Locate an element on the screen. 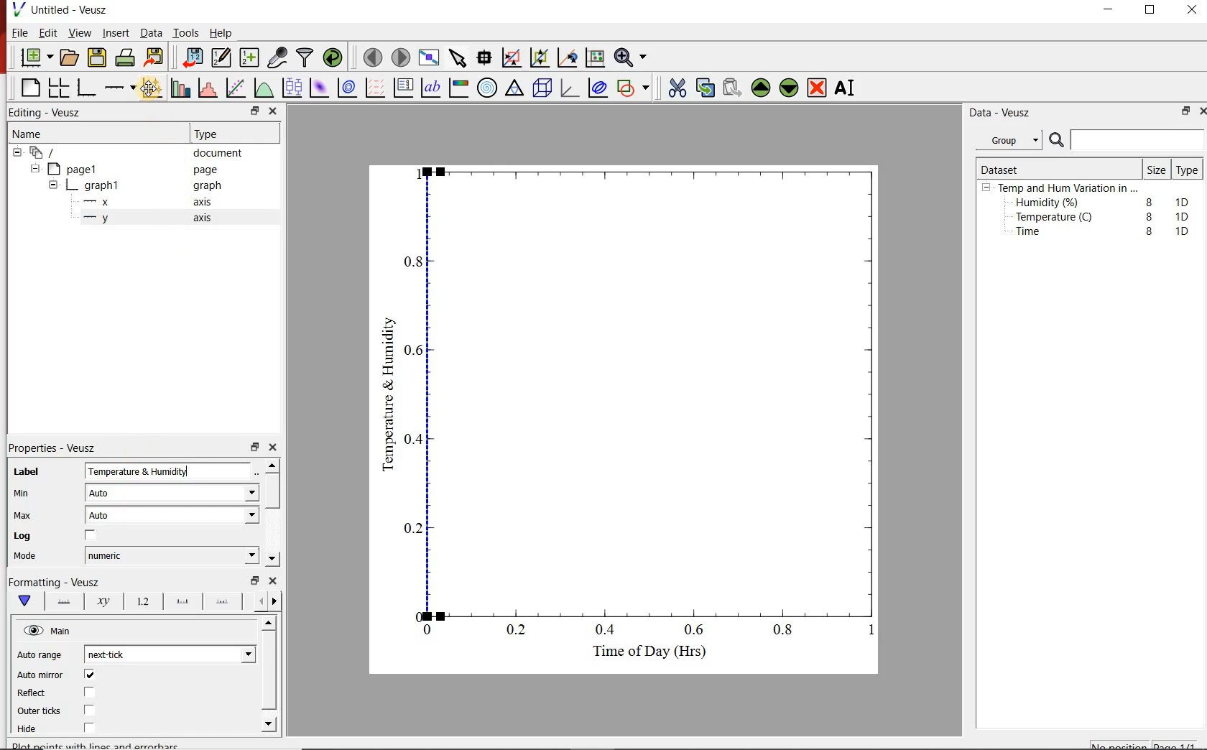  Move the selected widget down is located at coordinates (791, 88).